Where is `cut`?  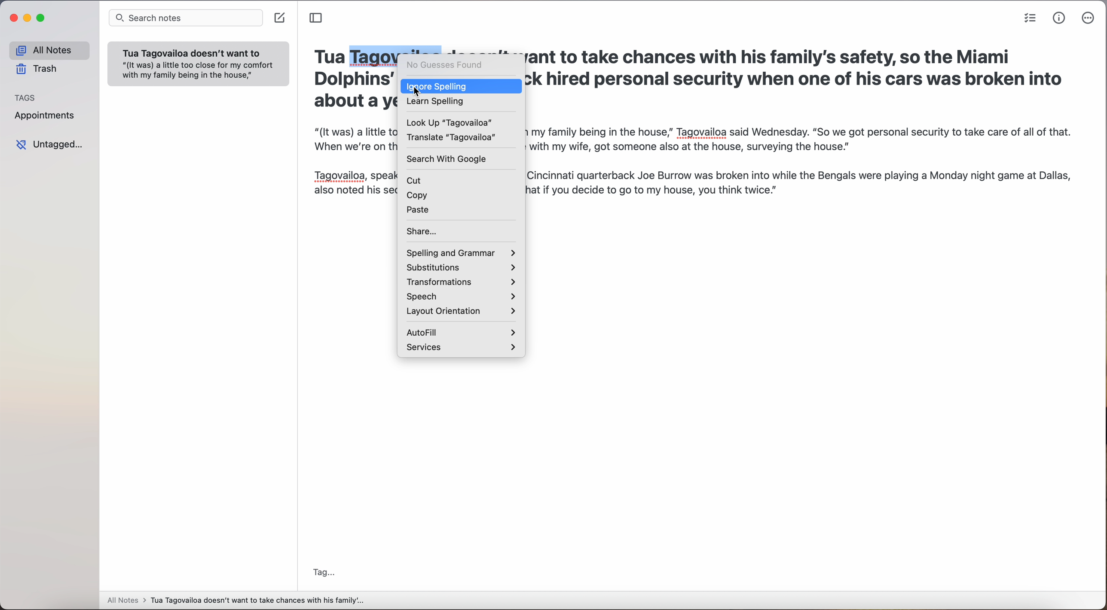 cut is located at coordinates (416, 178).